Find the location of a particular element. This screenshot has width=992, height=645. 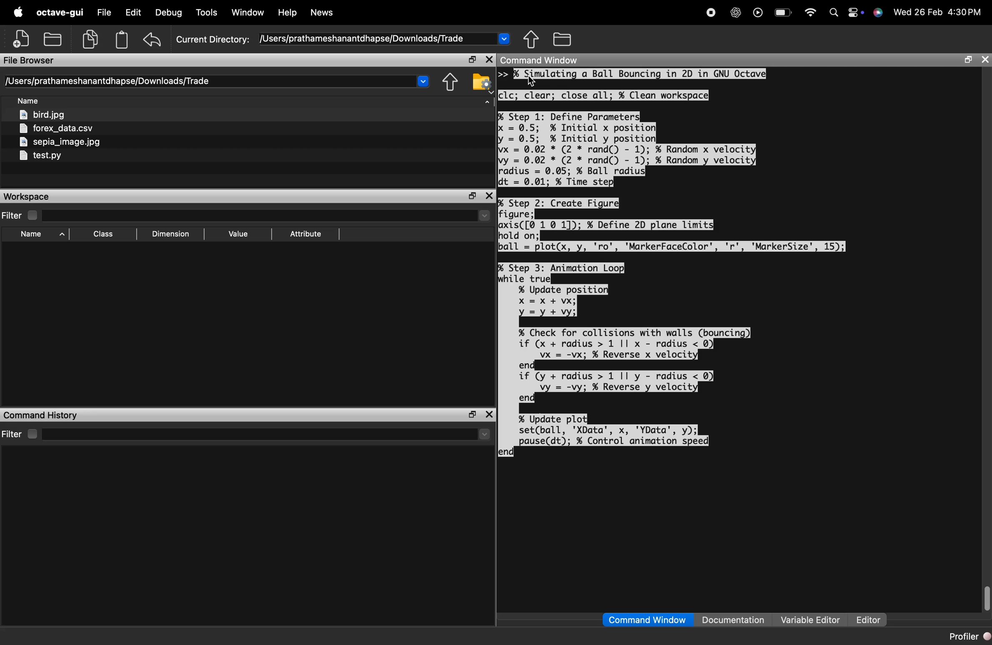

edit is located at coordinates (133, 12).